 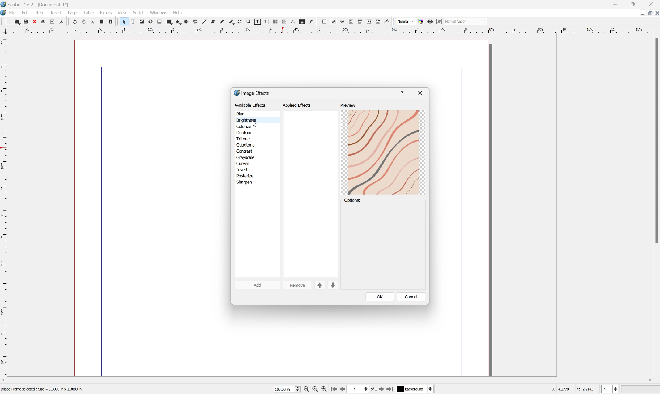 What do you see at coordinates (245, 144) in the screenshot?
I see `quadtone` at bounding box center [245, 144].